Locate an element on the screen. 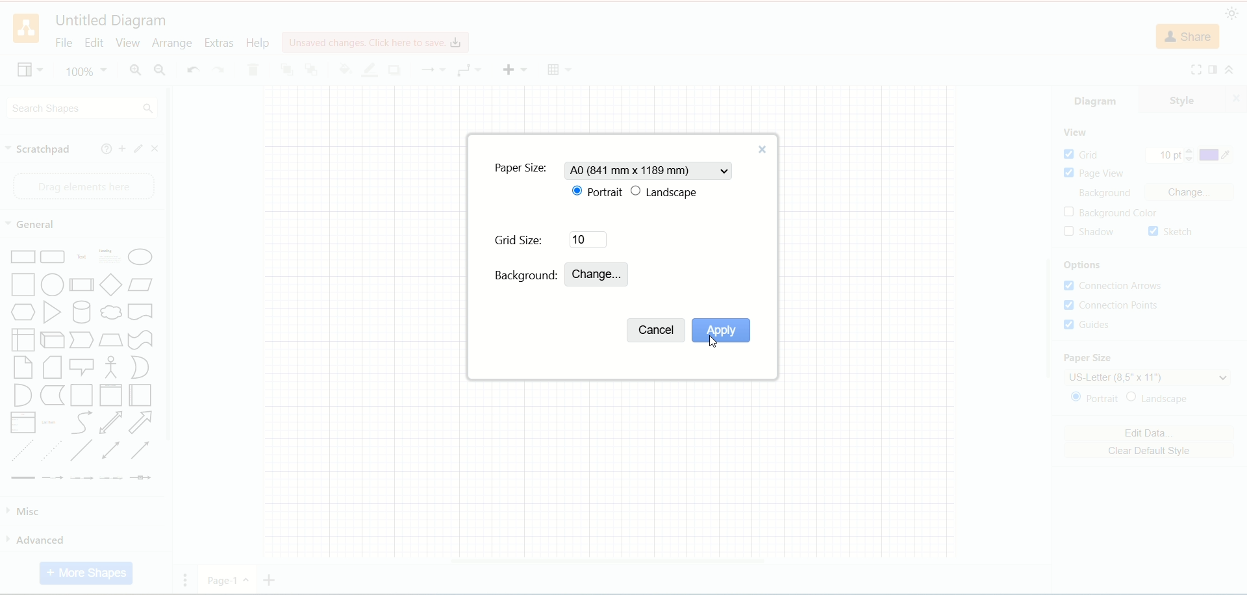  vertical scroll bar is located at coordinates (1048, 324).